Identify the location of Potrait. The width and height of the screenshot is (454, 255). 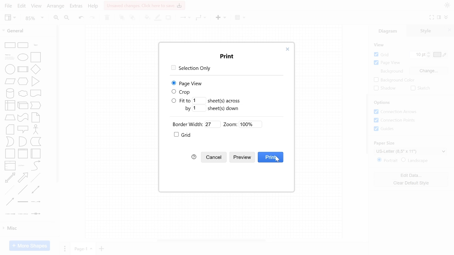
(387, 160).